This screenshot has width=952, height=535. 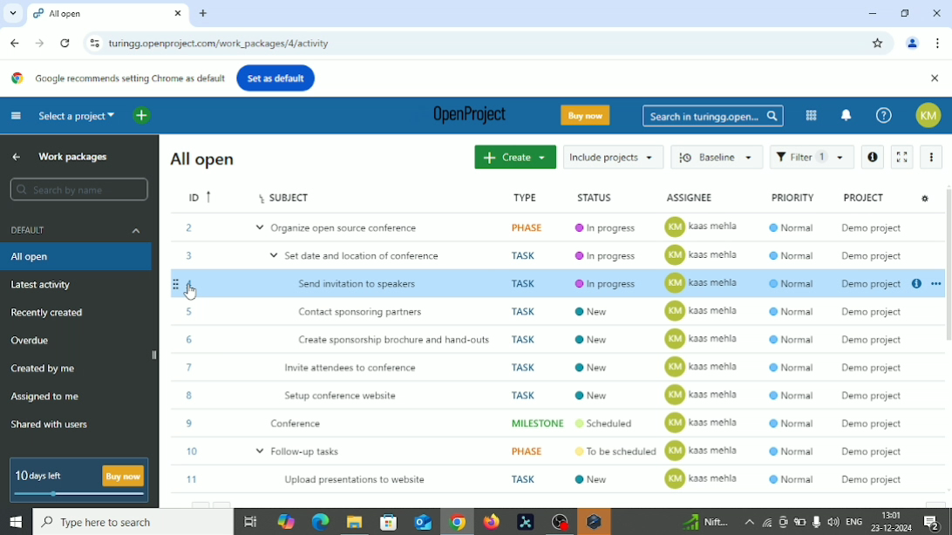 I want to click on OpenProject, so click(x=466, y=117).